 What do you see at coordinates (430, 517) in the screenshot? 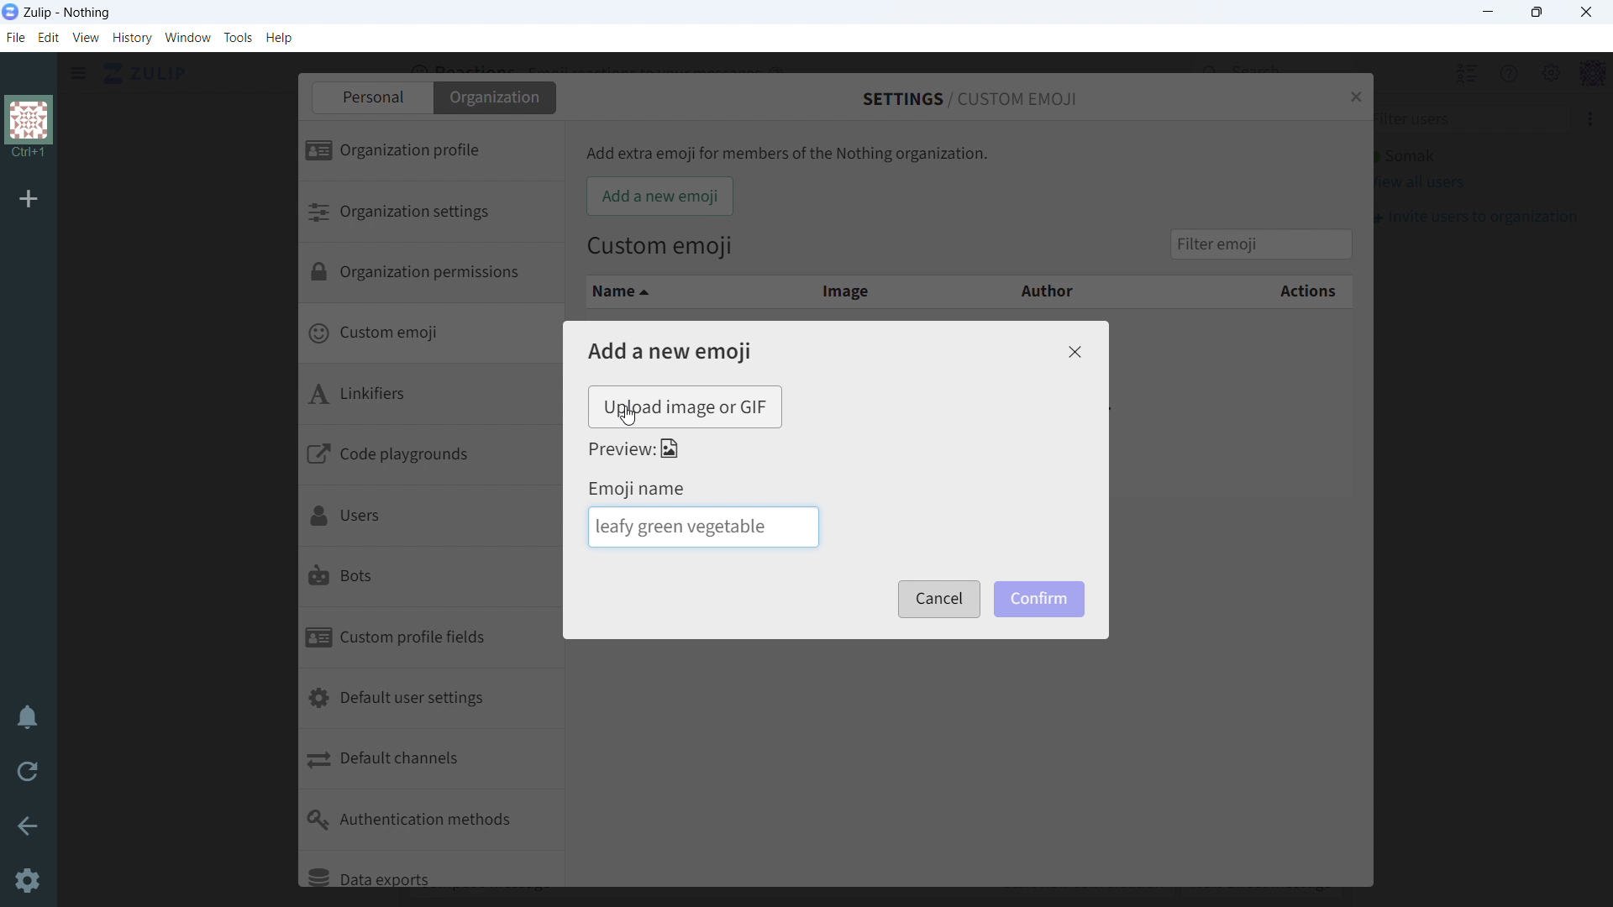
I see `users` at bounding box center [430, 517].